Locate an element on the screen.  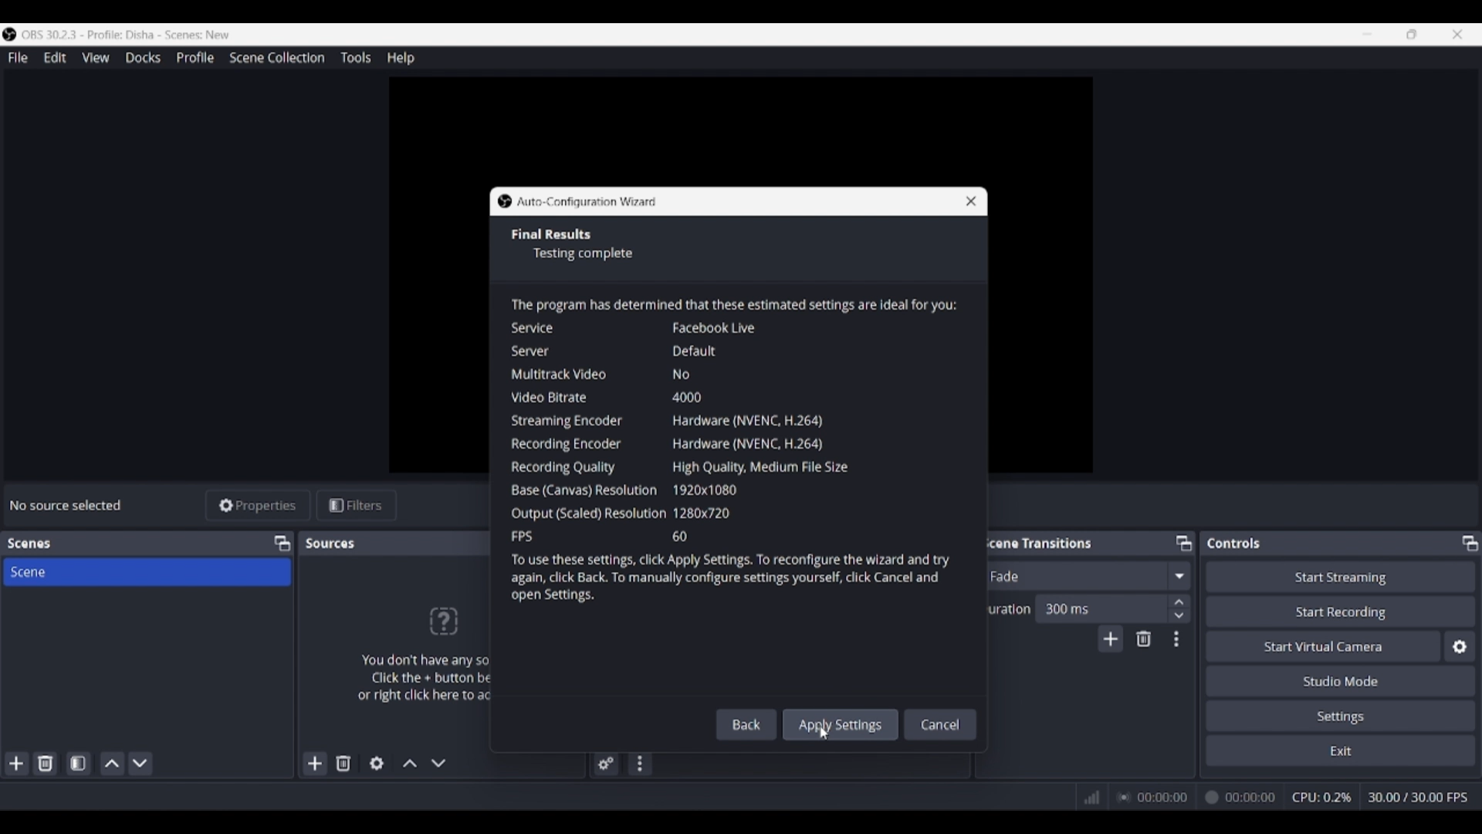
Scene collection menu is located at coordinates (276, 57).